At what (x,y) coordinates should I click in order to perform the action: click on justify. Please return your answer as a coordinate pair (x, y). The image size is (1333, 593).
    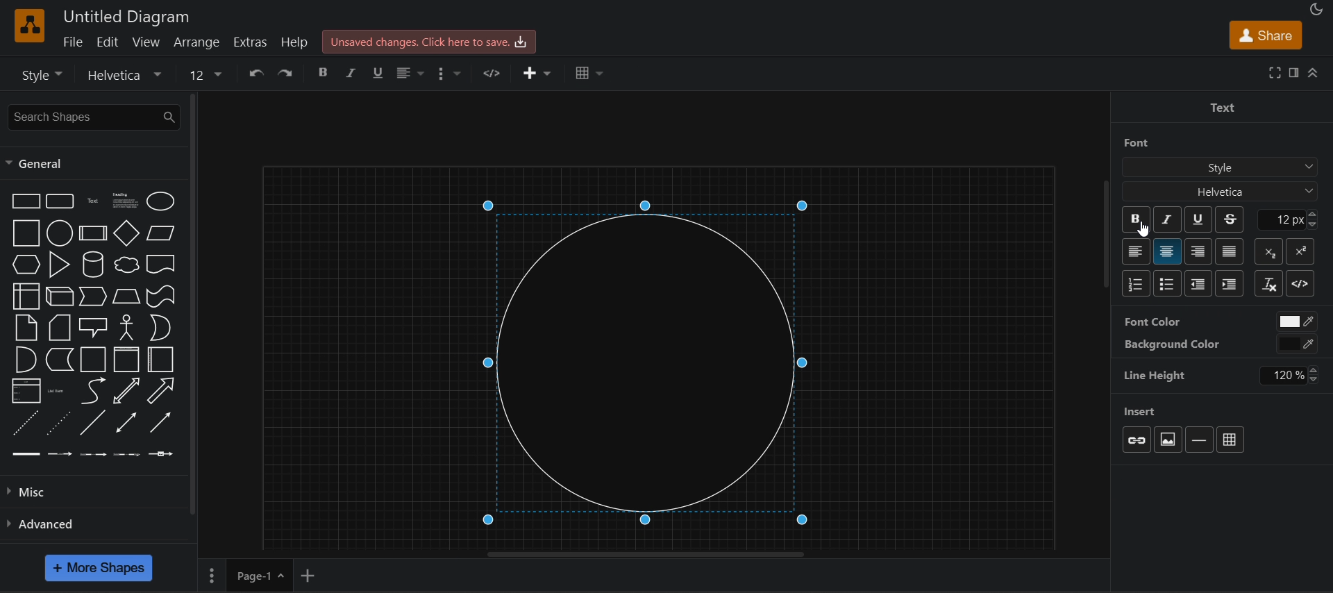
    Looking at the image, I should click on (1229, 251).